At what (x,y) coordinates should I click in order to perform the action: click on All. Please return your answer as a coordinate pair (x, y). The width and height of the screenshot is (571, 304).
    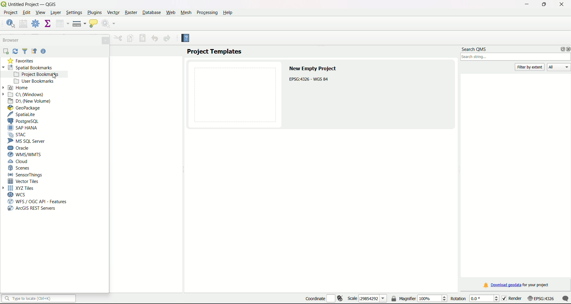
    Looking at the image, I should click on (559, 67).